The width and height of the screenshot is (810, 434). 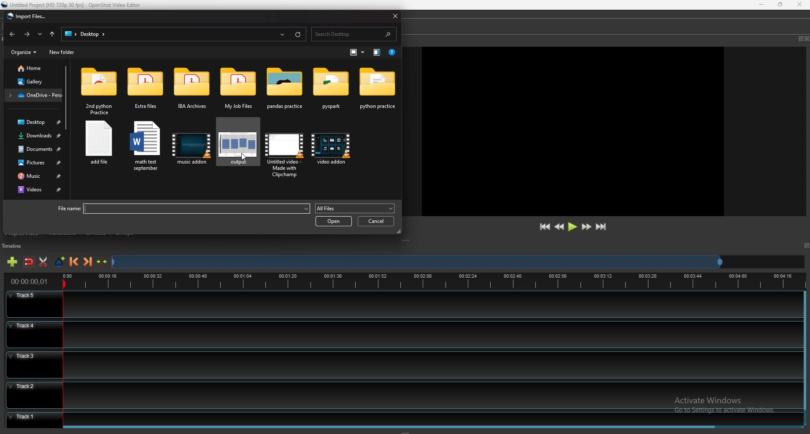 What do you see at coordinates (30, 281) in the screenshot?
I see `time` at bounding box center [30, 281].